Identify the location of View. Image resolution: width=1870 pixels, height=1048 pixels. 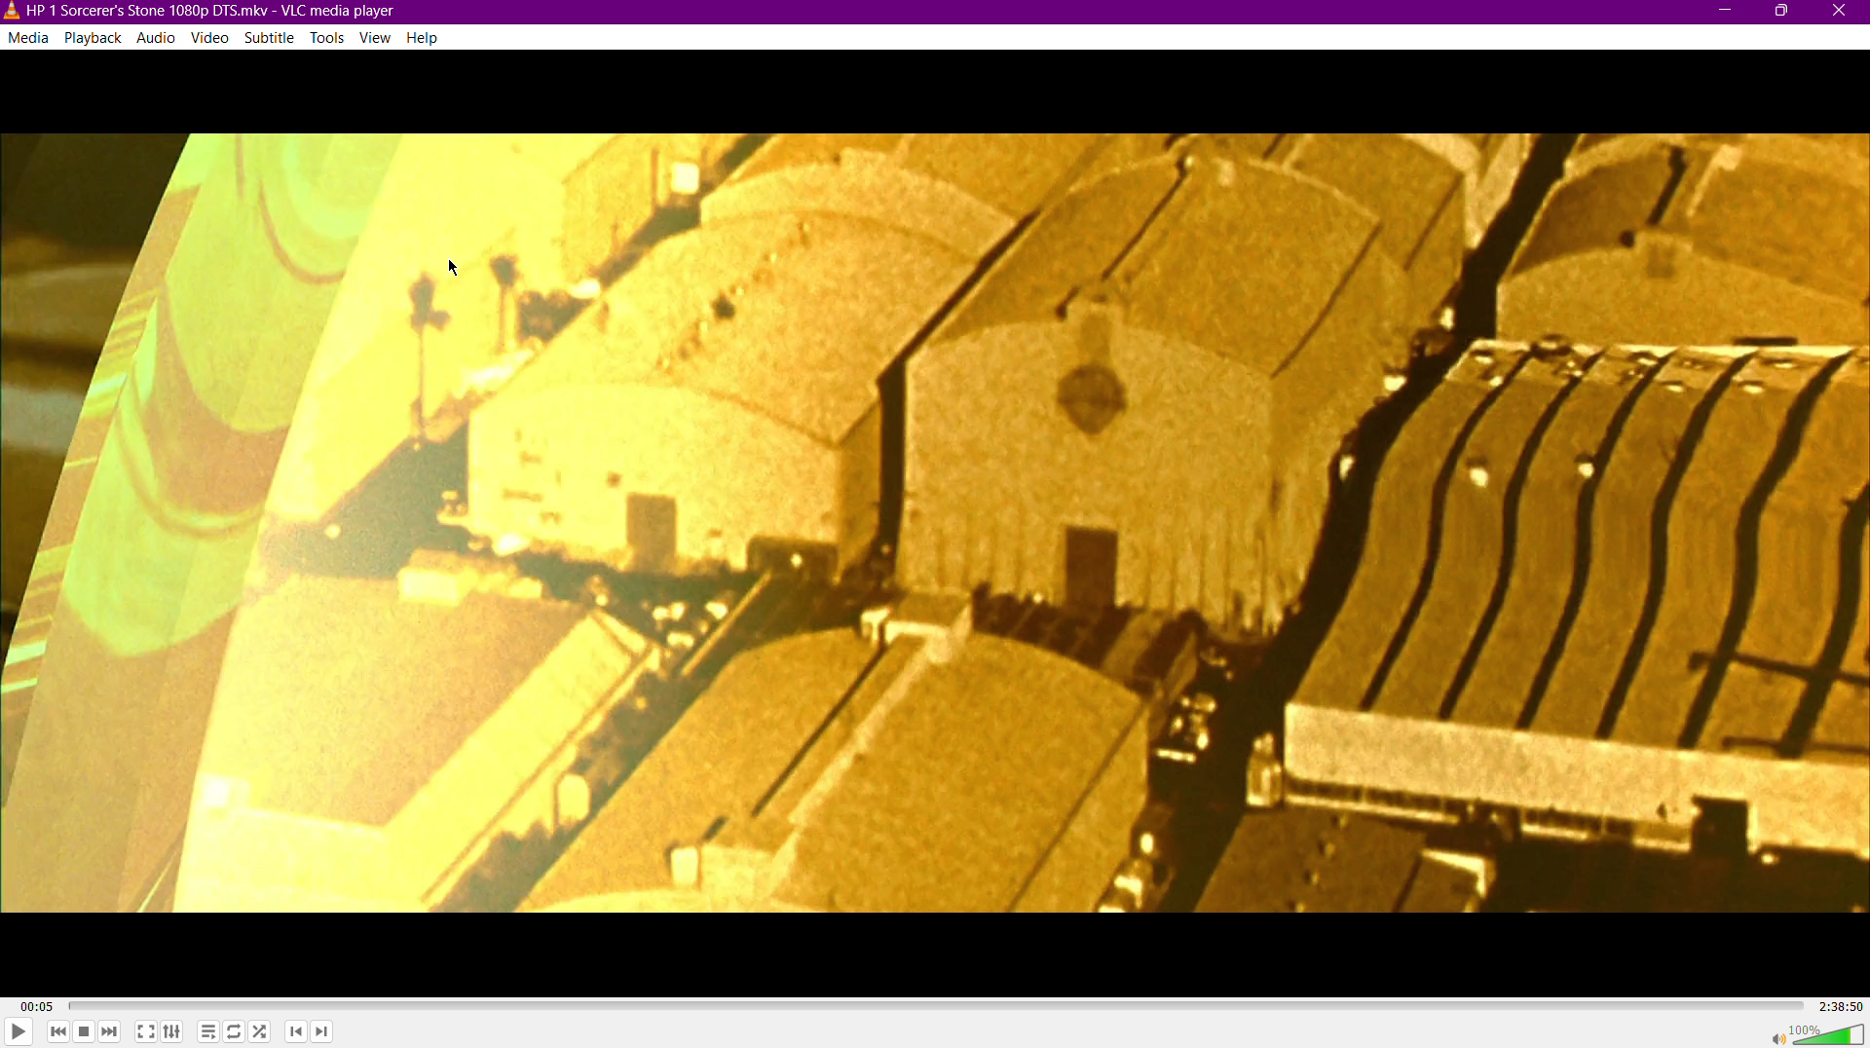
(375, 37).